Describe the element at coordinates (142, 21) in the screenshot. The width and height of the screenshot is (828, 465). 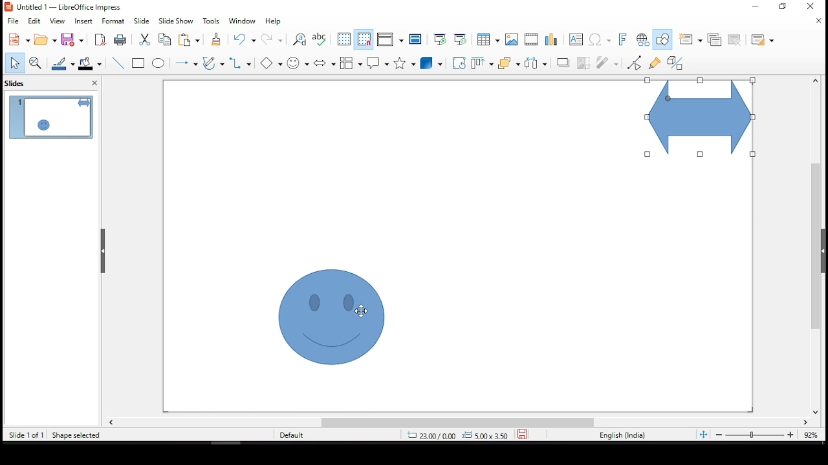
I see `slide` at that location.